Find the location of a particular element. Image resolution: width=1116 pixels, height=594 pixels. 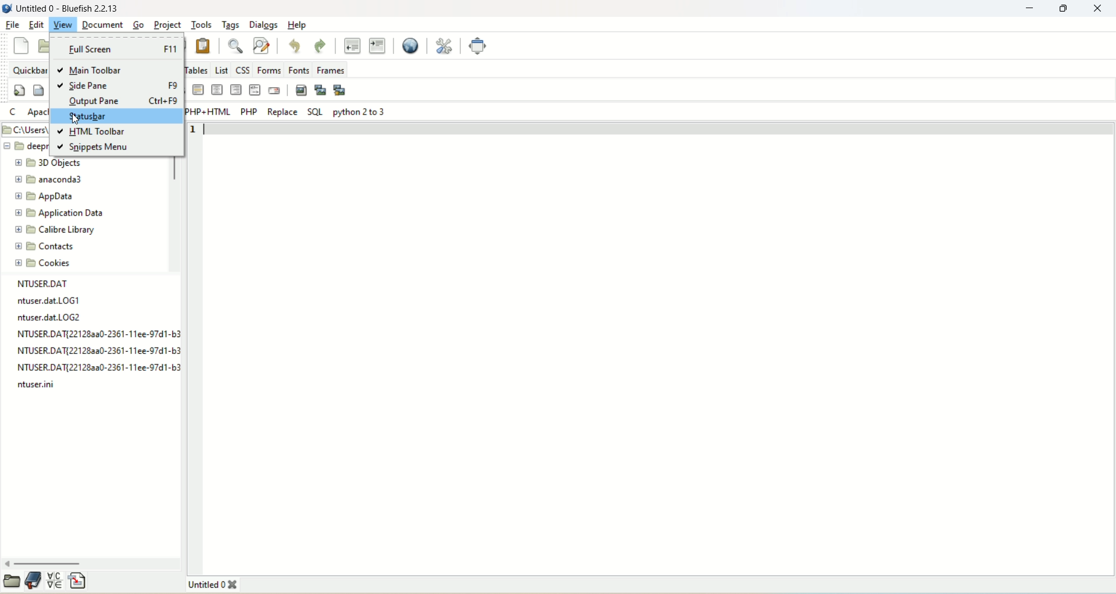

application is located at coordinates (59, 213).